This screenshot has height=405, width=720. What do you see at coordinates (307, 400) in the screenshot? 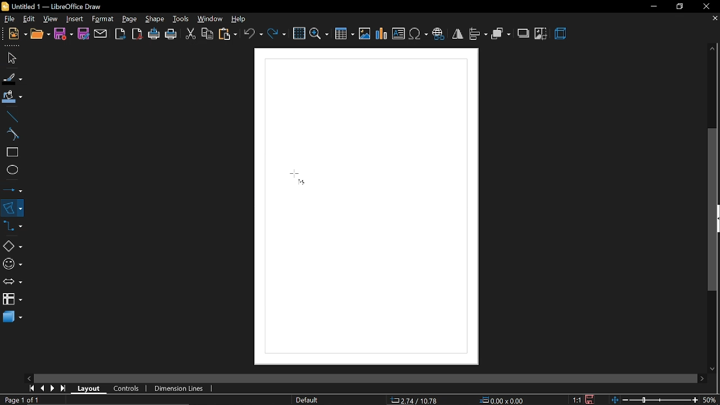
I see `page style` at bounding box center [307, 400].